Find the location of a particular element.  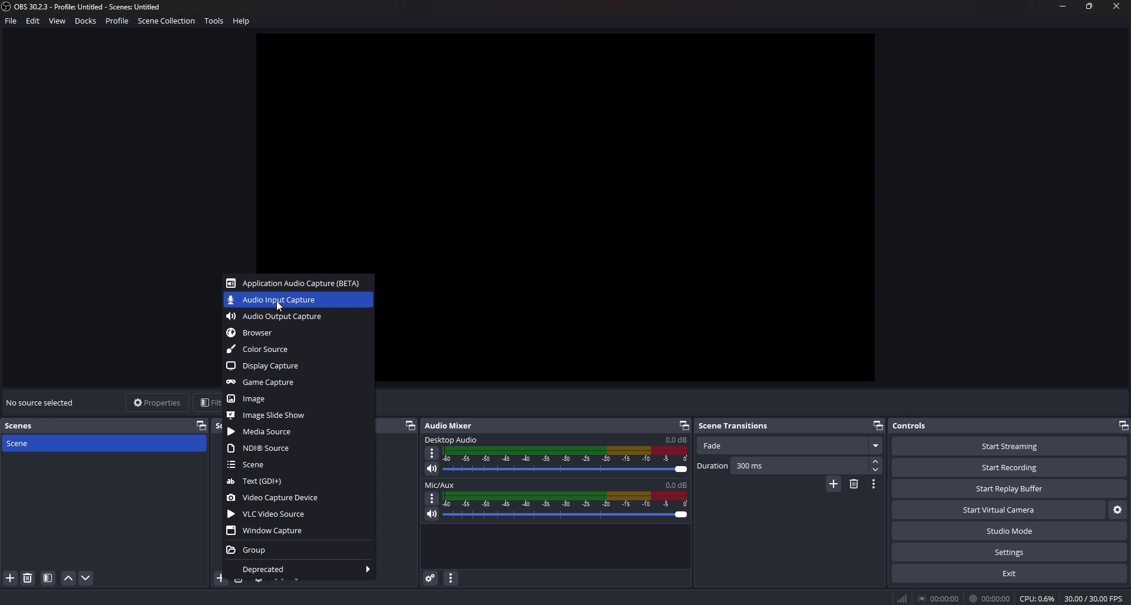

video capture device is located at coordinates (300, 498).